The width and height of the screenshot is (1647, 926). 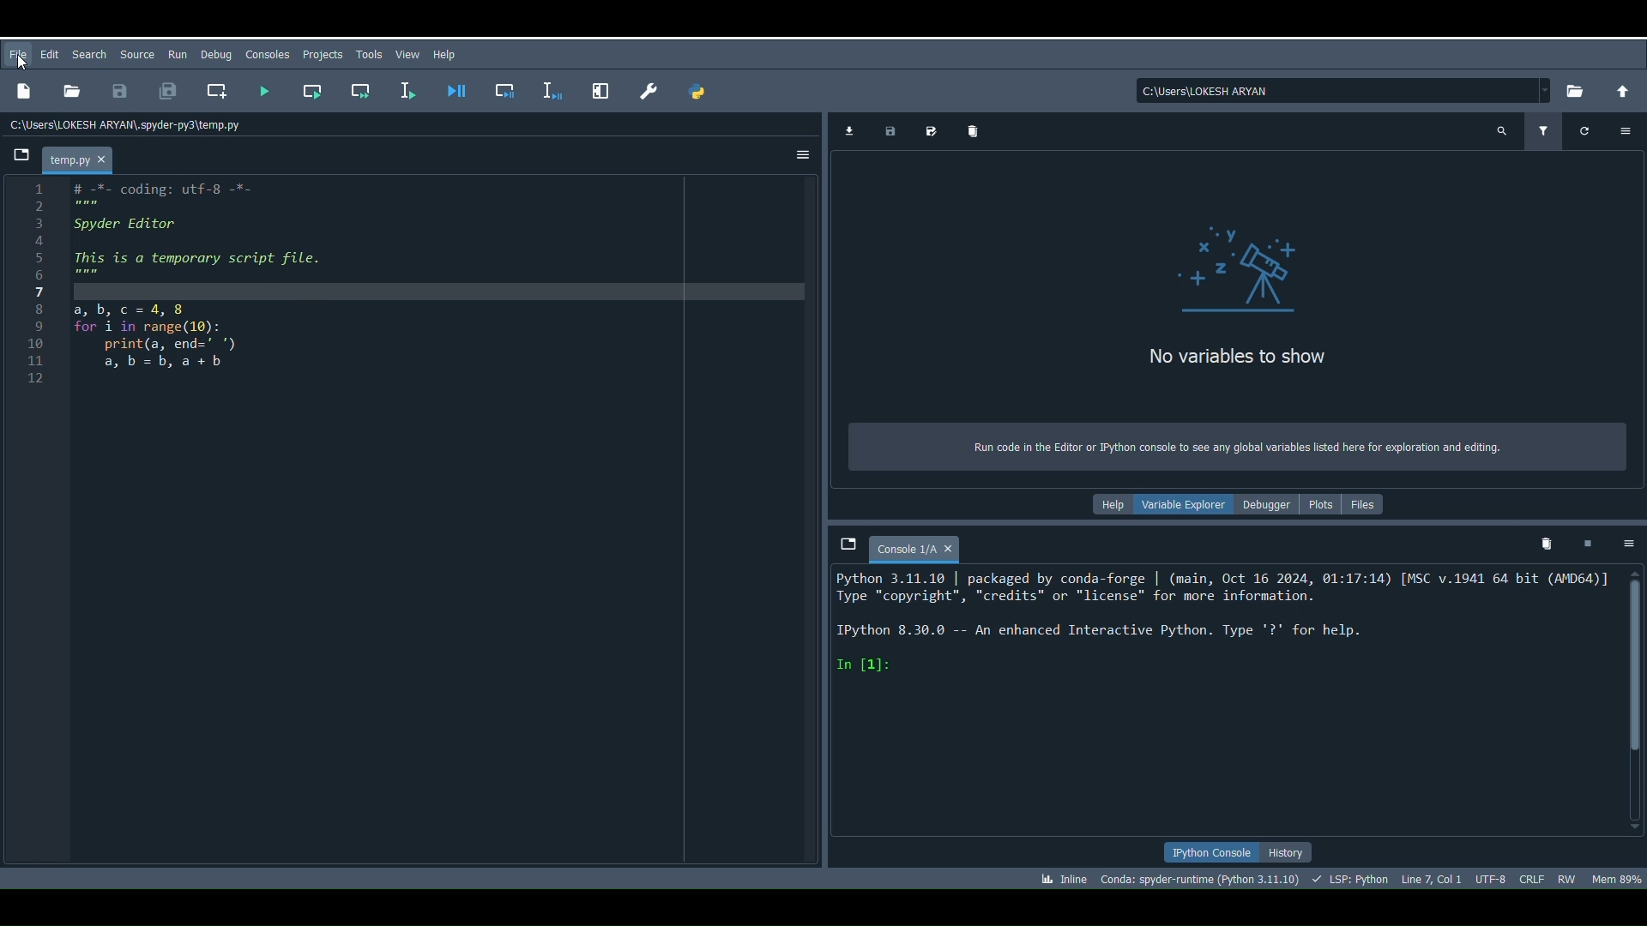 What do you see at coordinates (956, 548) in the screenshot?
I see `close` at bounding box center [956, 548].